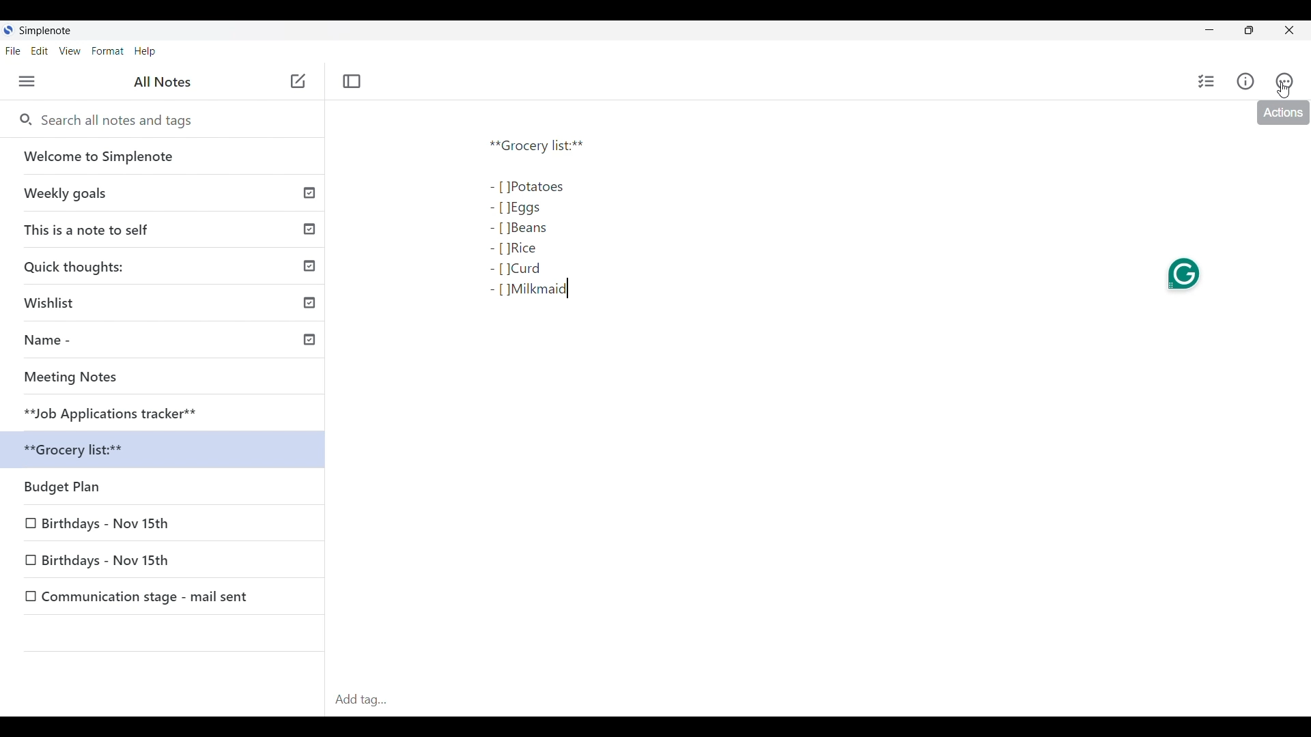 Image resolution: width=1311 pixels, height=737 pixels. I want to click on Actions, so click(1283, 113).